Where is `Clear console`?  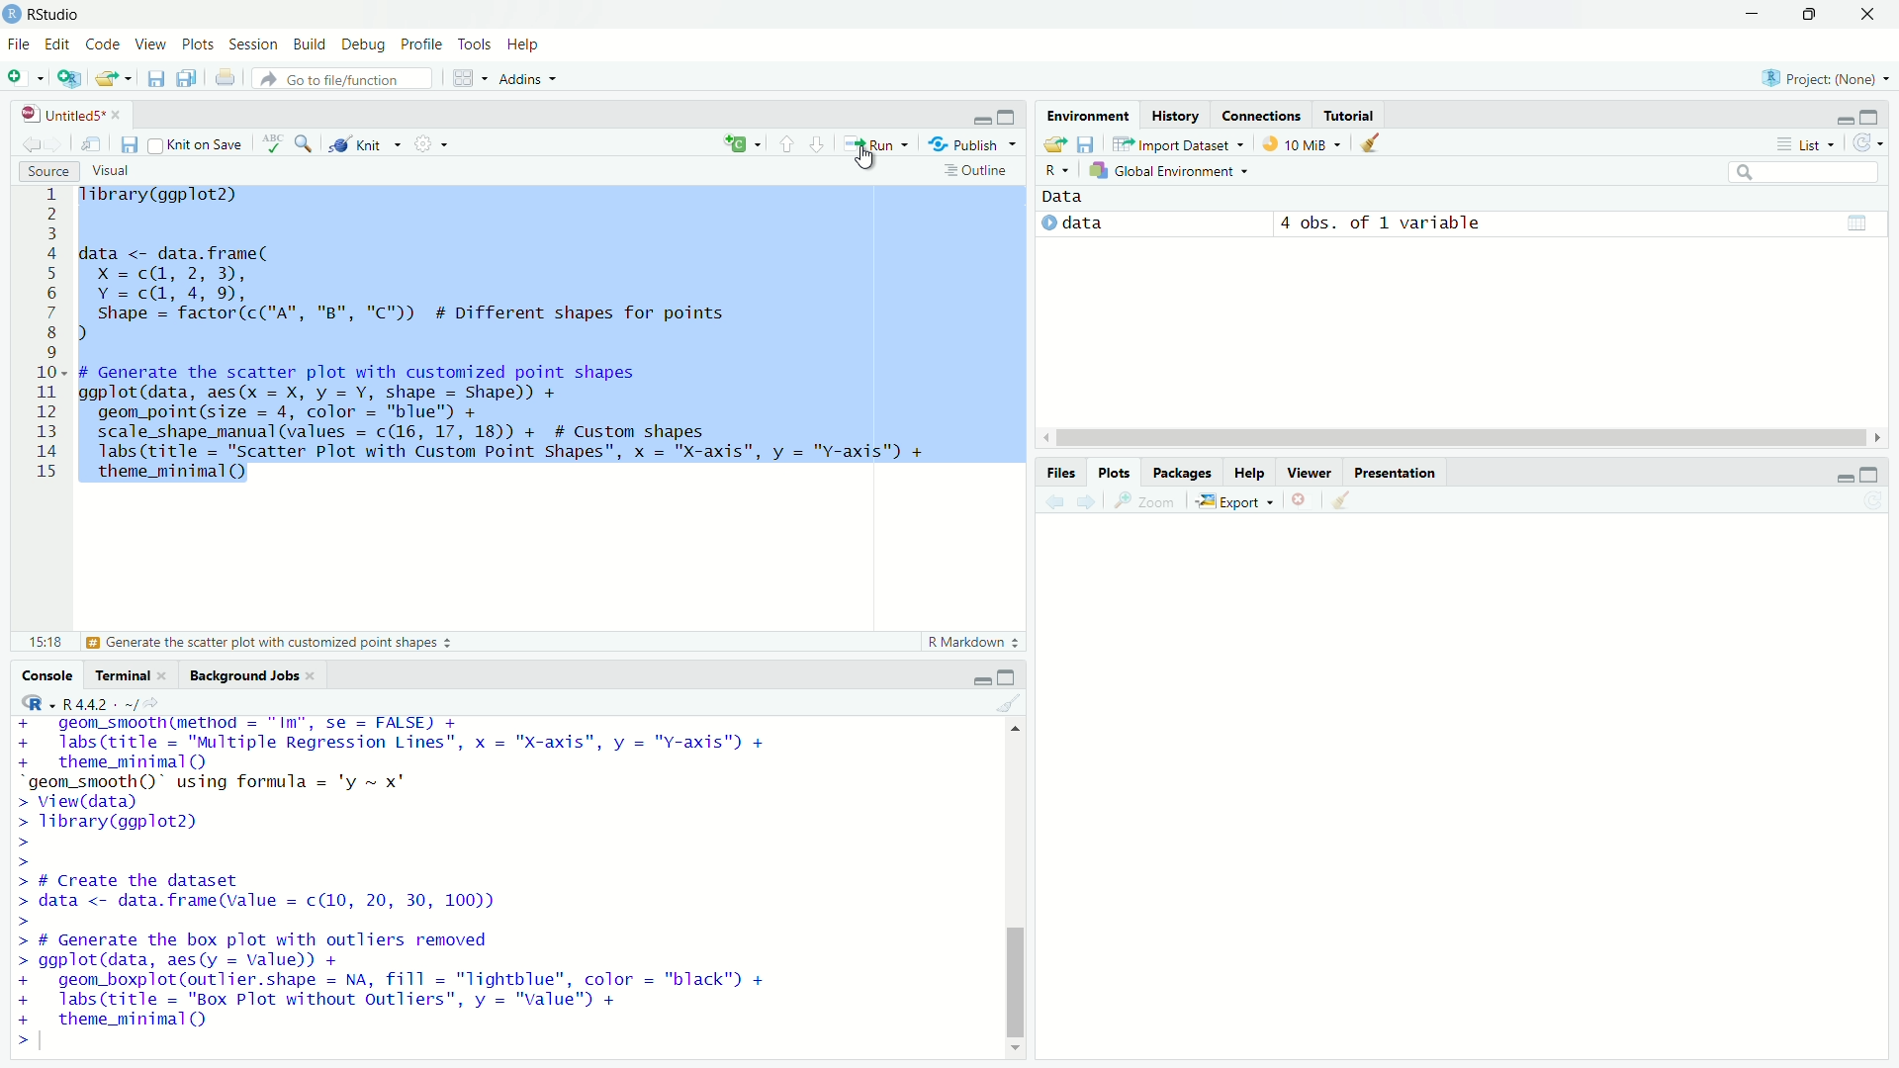 Clear console is located at coordinates (1010, 703).